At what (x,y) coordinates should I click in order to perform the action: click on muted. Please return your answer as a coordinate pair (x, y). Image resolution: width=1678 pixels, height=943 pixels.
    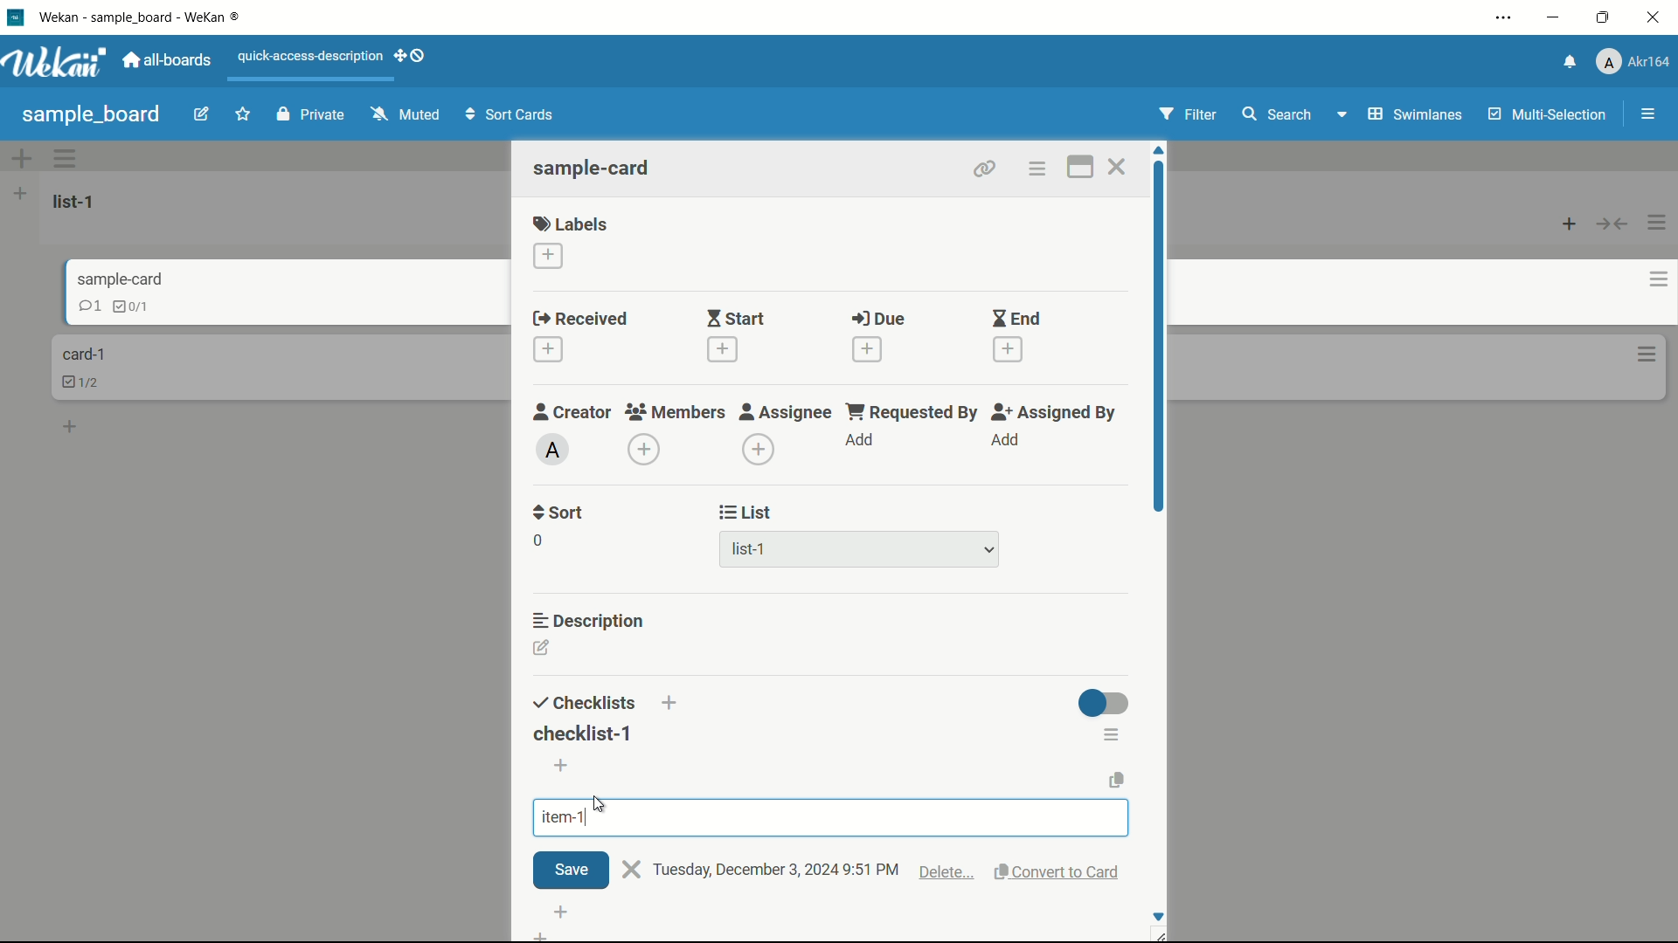
    Looking at the image, I should click on (407, 114).